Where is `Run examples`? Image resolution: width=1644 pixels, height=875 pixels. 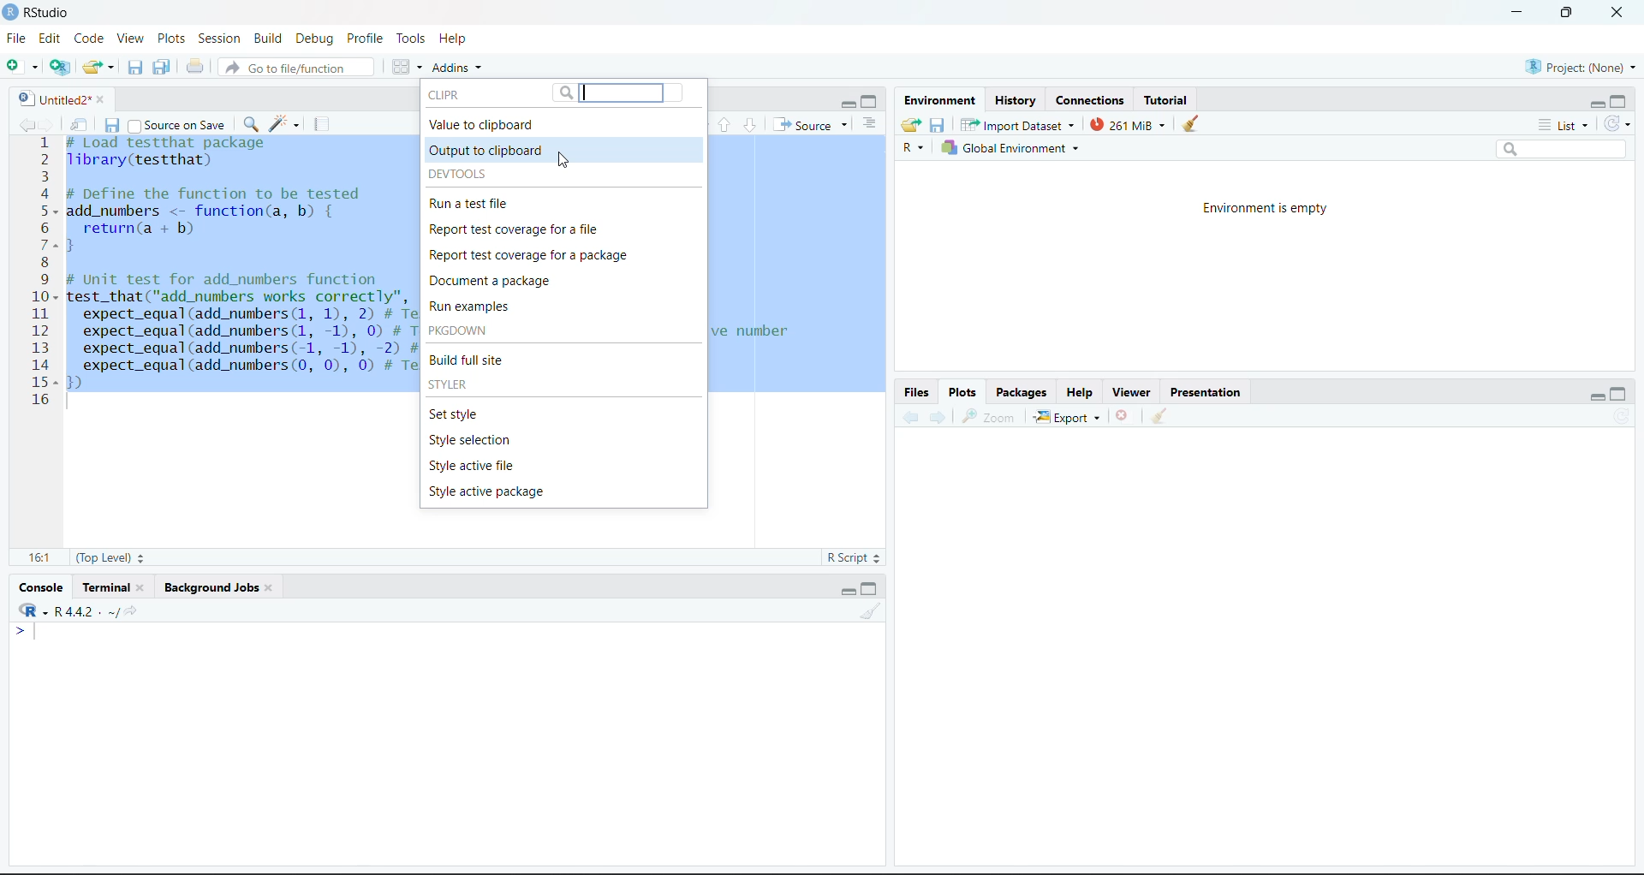
Run examples is located at coordinates (474, 307).